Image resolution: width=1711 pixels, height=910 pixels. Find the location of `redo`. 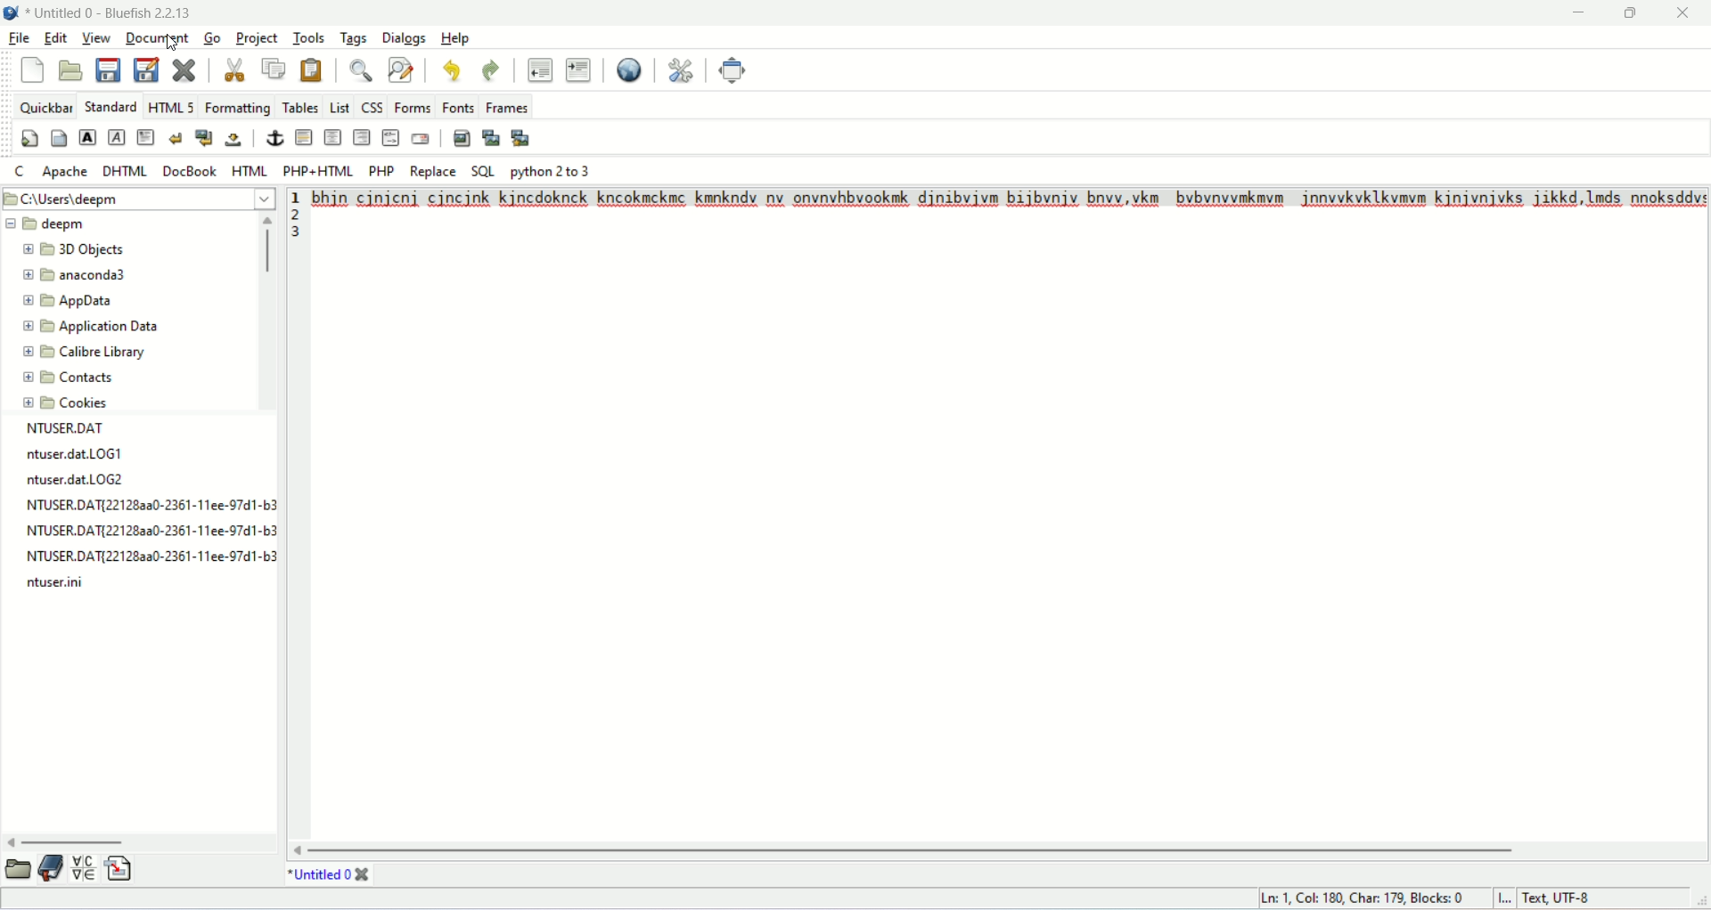

redo is located at coordinates (493, 73).